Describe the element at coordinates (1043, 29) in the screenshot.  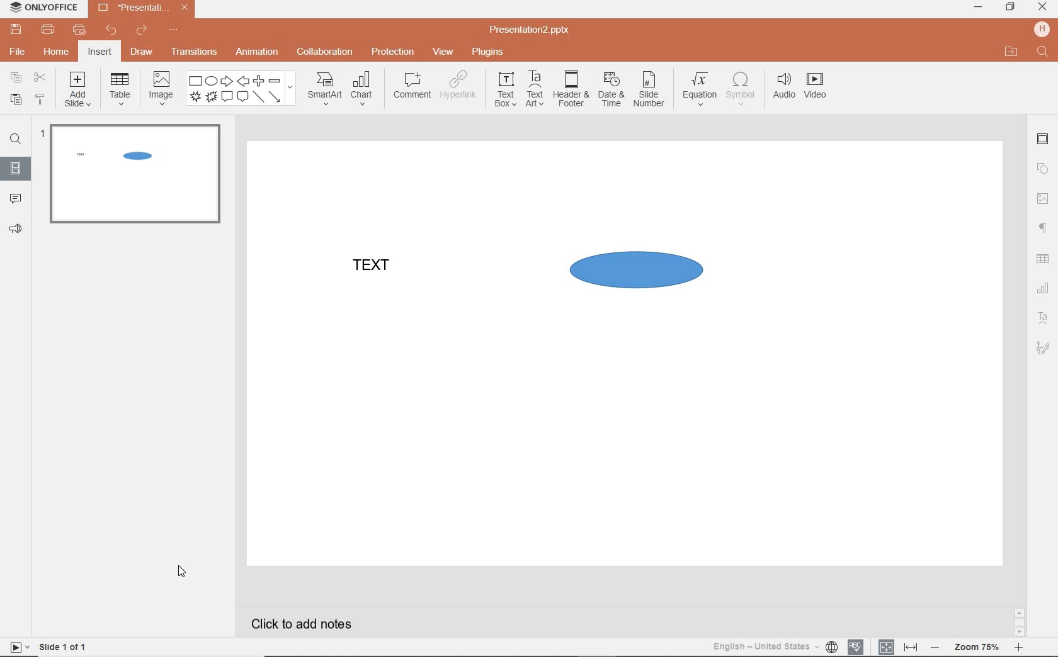
I see `HP` at that location.